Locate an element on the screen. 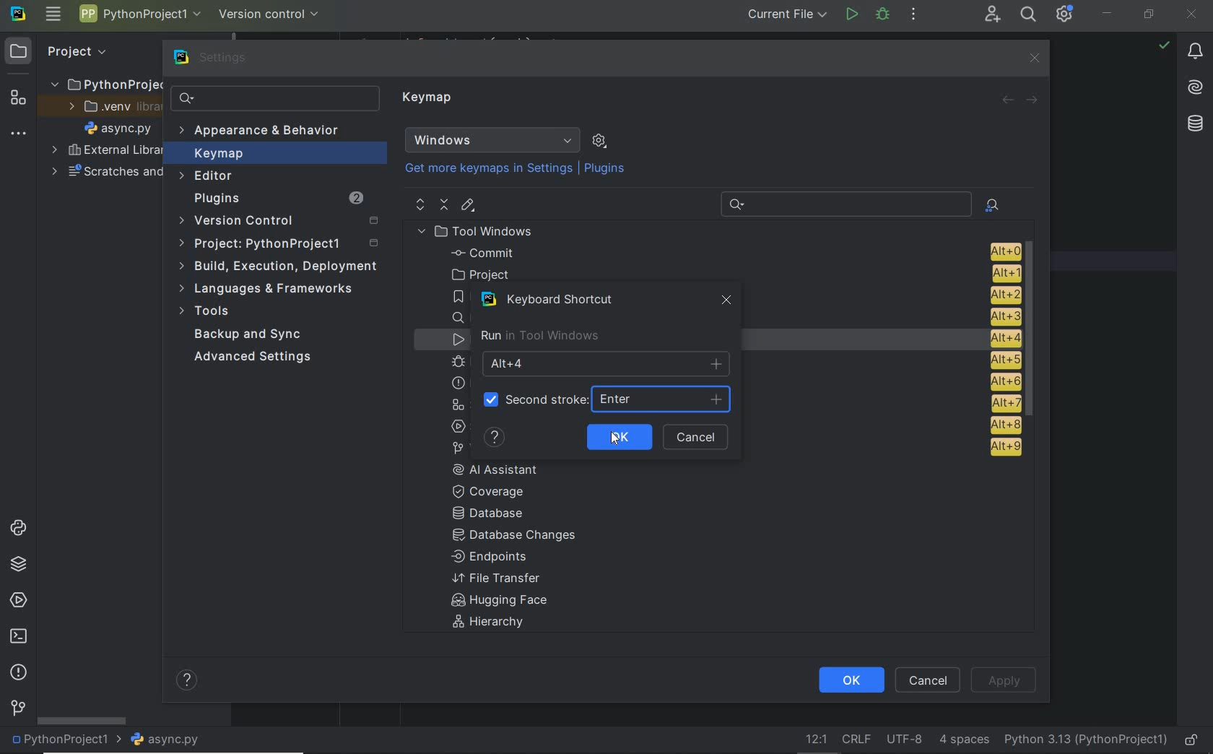  File Encoding is located at coordinates (905, 740).